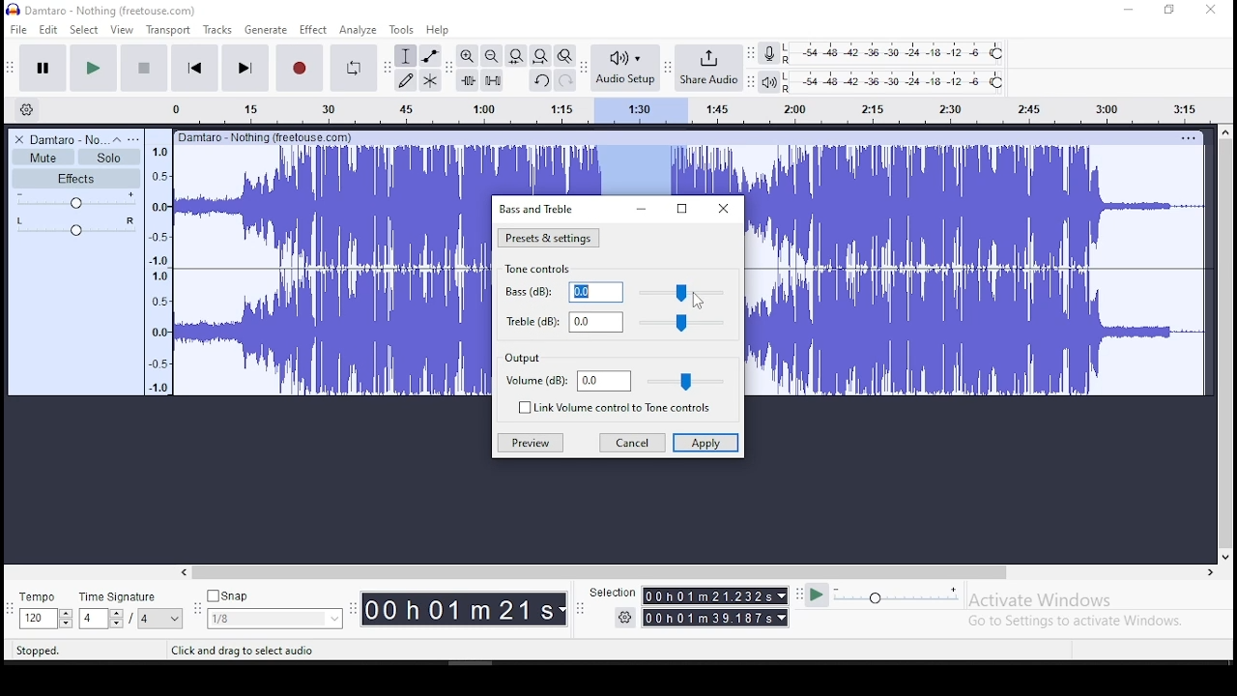 This screenshot has width=1237, height=696. I want to click on , so click(11, 66).